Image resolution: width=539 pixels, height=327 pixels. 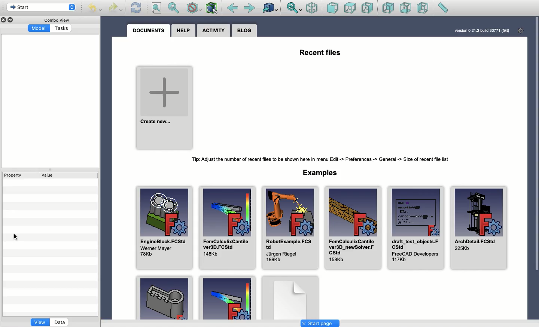 What do you see at coordinates (61, 28) in the screenshot?
I see `Tasks` at bounding box center [61, 28].